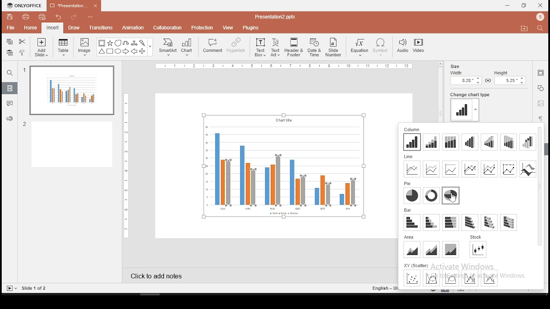  I want to click on audio, so click(403, 46).